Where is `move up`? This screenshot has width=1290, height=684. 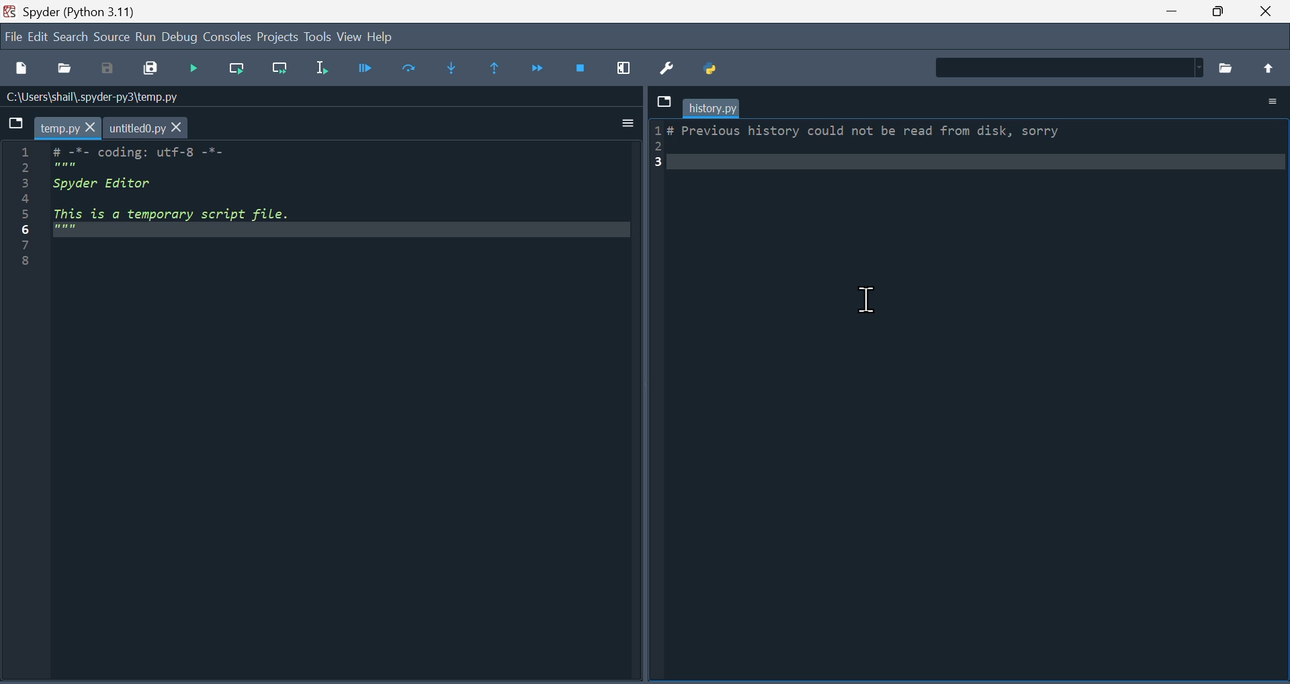 move up is located at coordinates (1268, 68).